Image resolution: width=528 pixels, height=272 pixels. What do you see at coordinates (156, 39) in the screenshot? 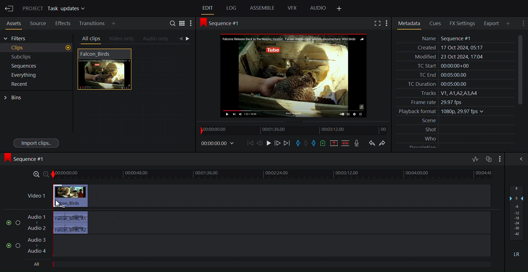
I see `Audio only` at bounding box center [156, 39].